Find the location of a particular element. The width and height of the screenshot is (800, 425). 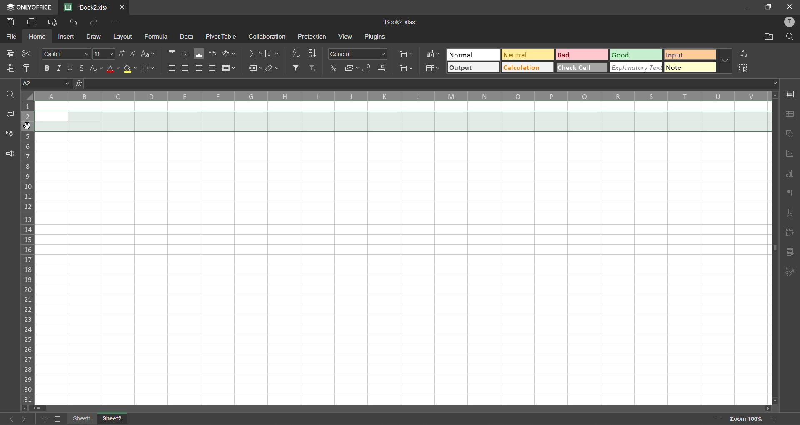

sort descending is located at coordinates (314, 54).